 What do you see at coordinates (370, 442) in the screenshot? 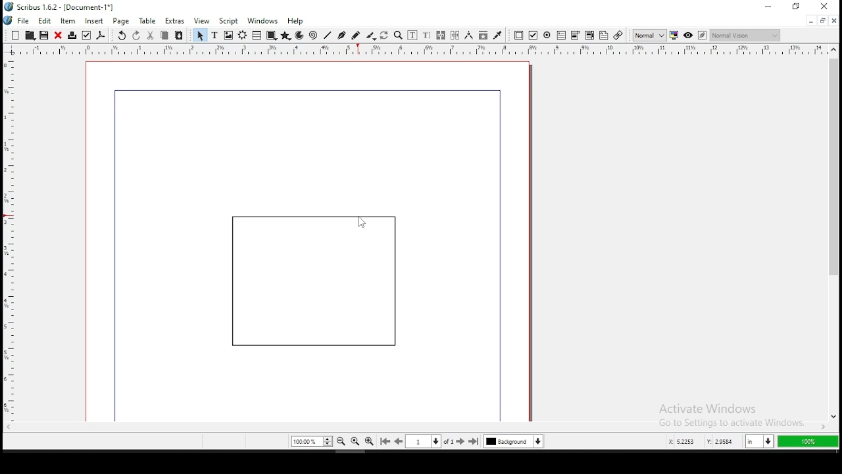
I see `zoom in` at bounding box center [370, 442].